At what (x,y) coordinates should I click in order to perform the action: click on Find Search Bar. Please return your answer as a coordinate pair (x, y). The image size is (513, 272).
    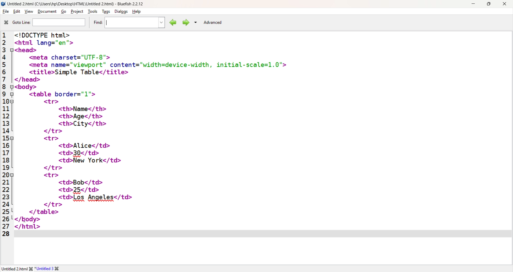
    Looking at the image, I should click on (129, 22).